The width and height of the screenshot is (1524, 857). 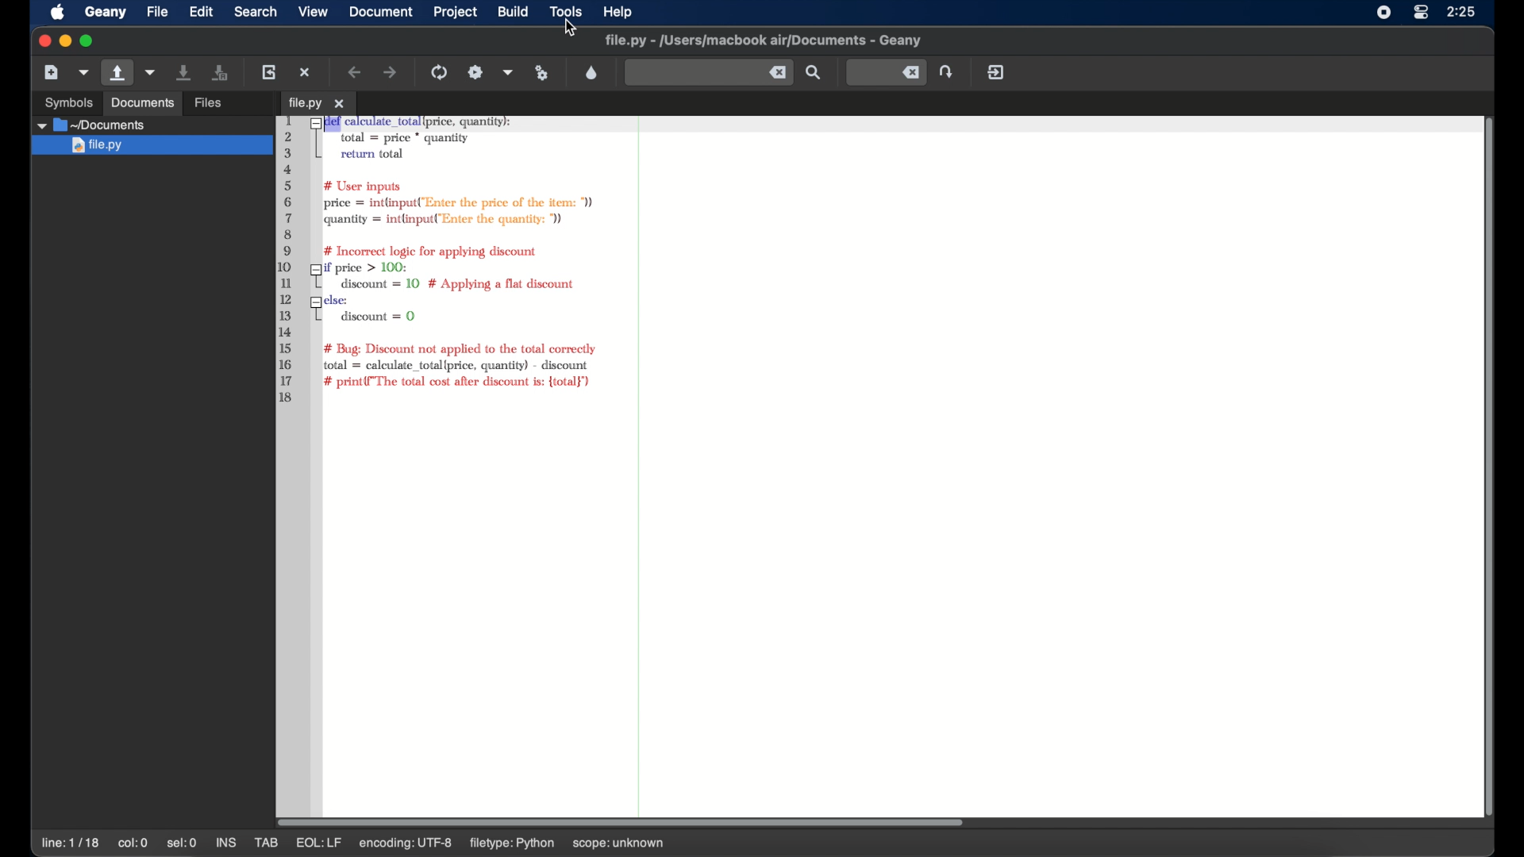 I want to click on project, so click(x=456, y=12).